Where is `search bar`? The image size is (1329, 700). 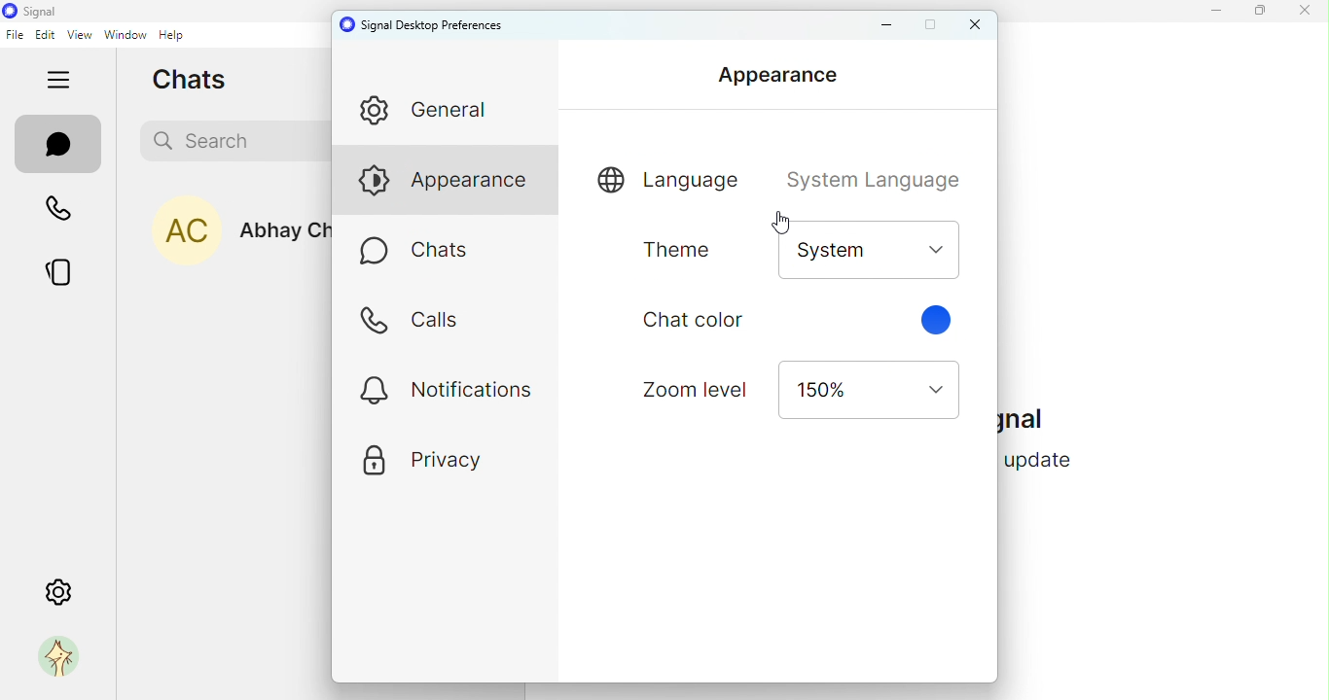
search bar is located at coordinates (223, 141).